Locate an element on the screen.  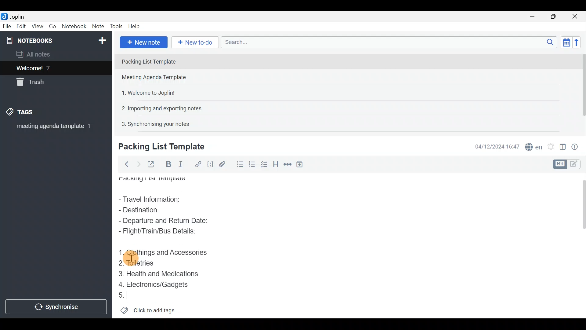
Search bar is located at coordinates (387, 43).